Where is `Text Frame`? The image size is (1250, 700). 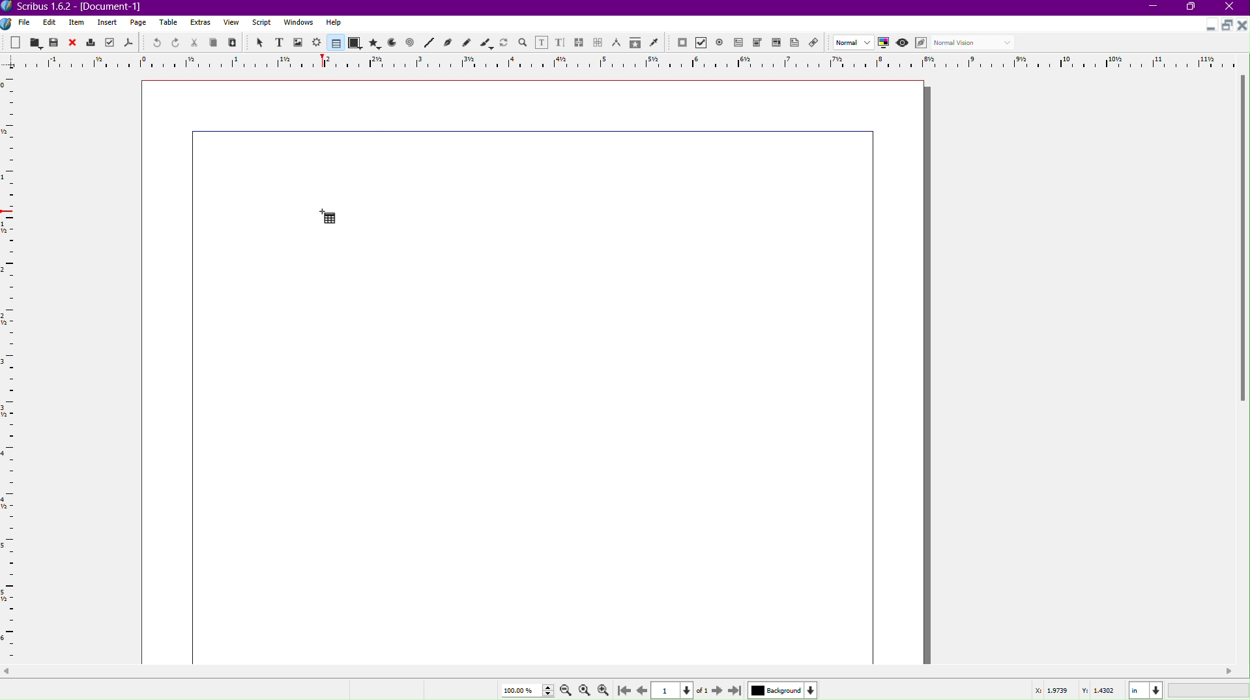 Text Frame is located at coordinates (278, 42).